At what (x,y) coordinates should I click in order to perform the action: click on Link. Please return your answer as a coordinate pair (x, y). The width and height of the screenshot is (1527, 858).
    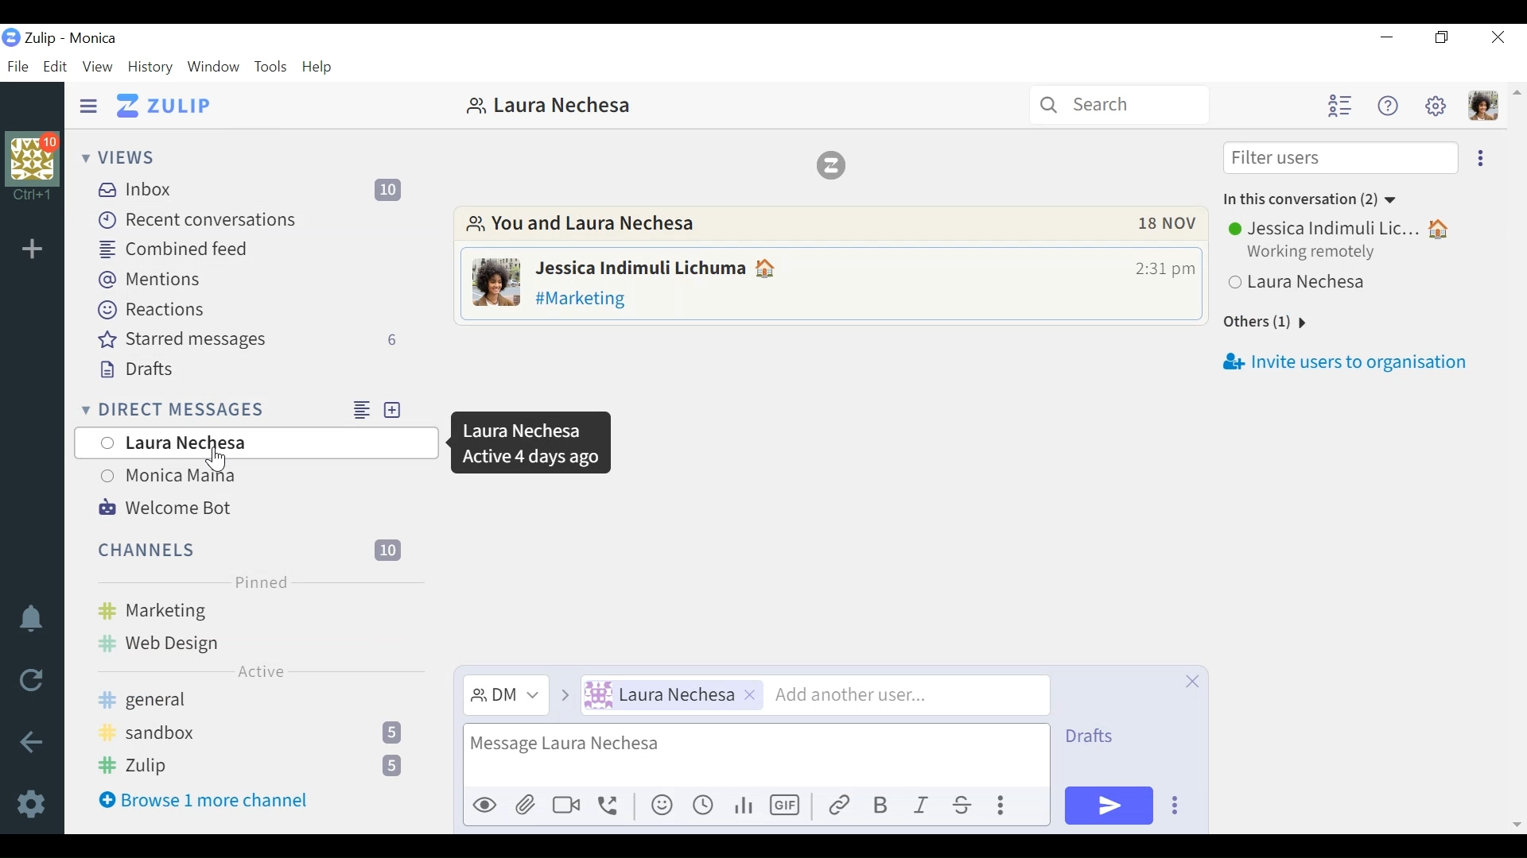
    Looking at the image, I should click on (838, 806).